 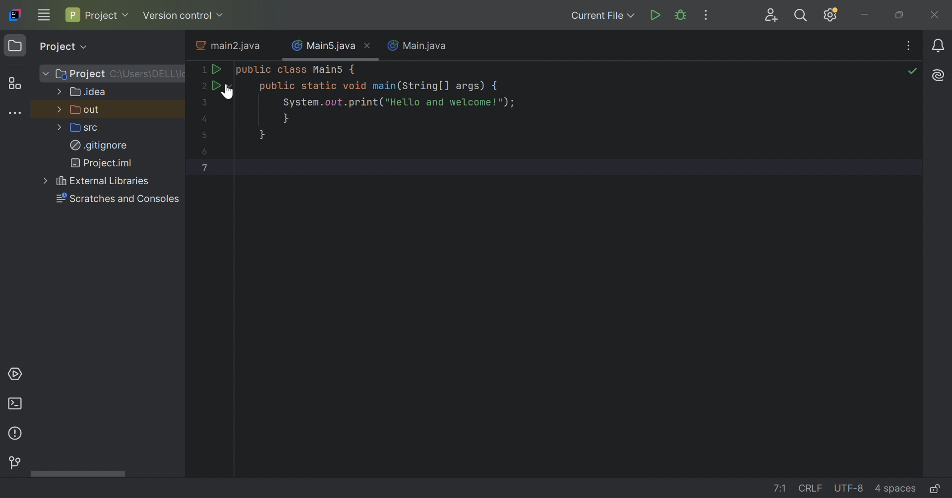 I want to click on AI Assistant, so click(x=940, y=75).